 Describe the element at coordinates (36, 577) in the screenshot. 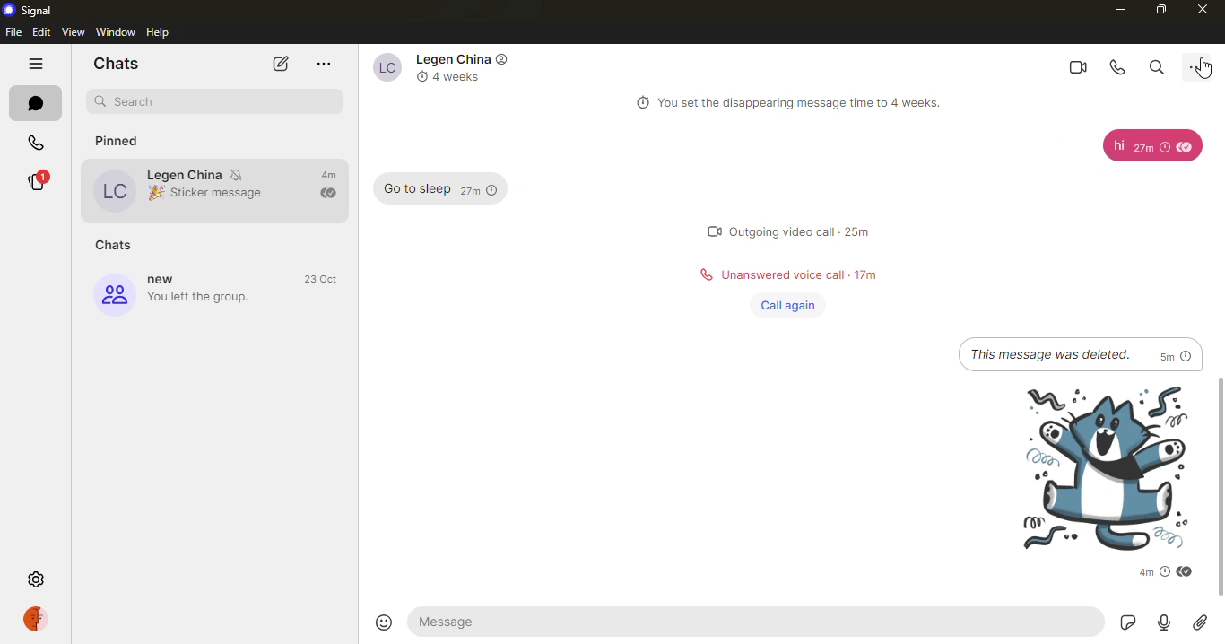

I see `settings` at that location.